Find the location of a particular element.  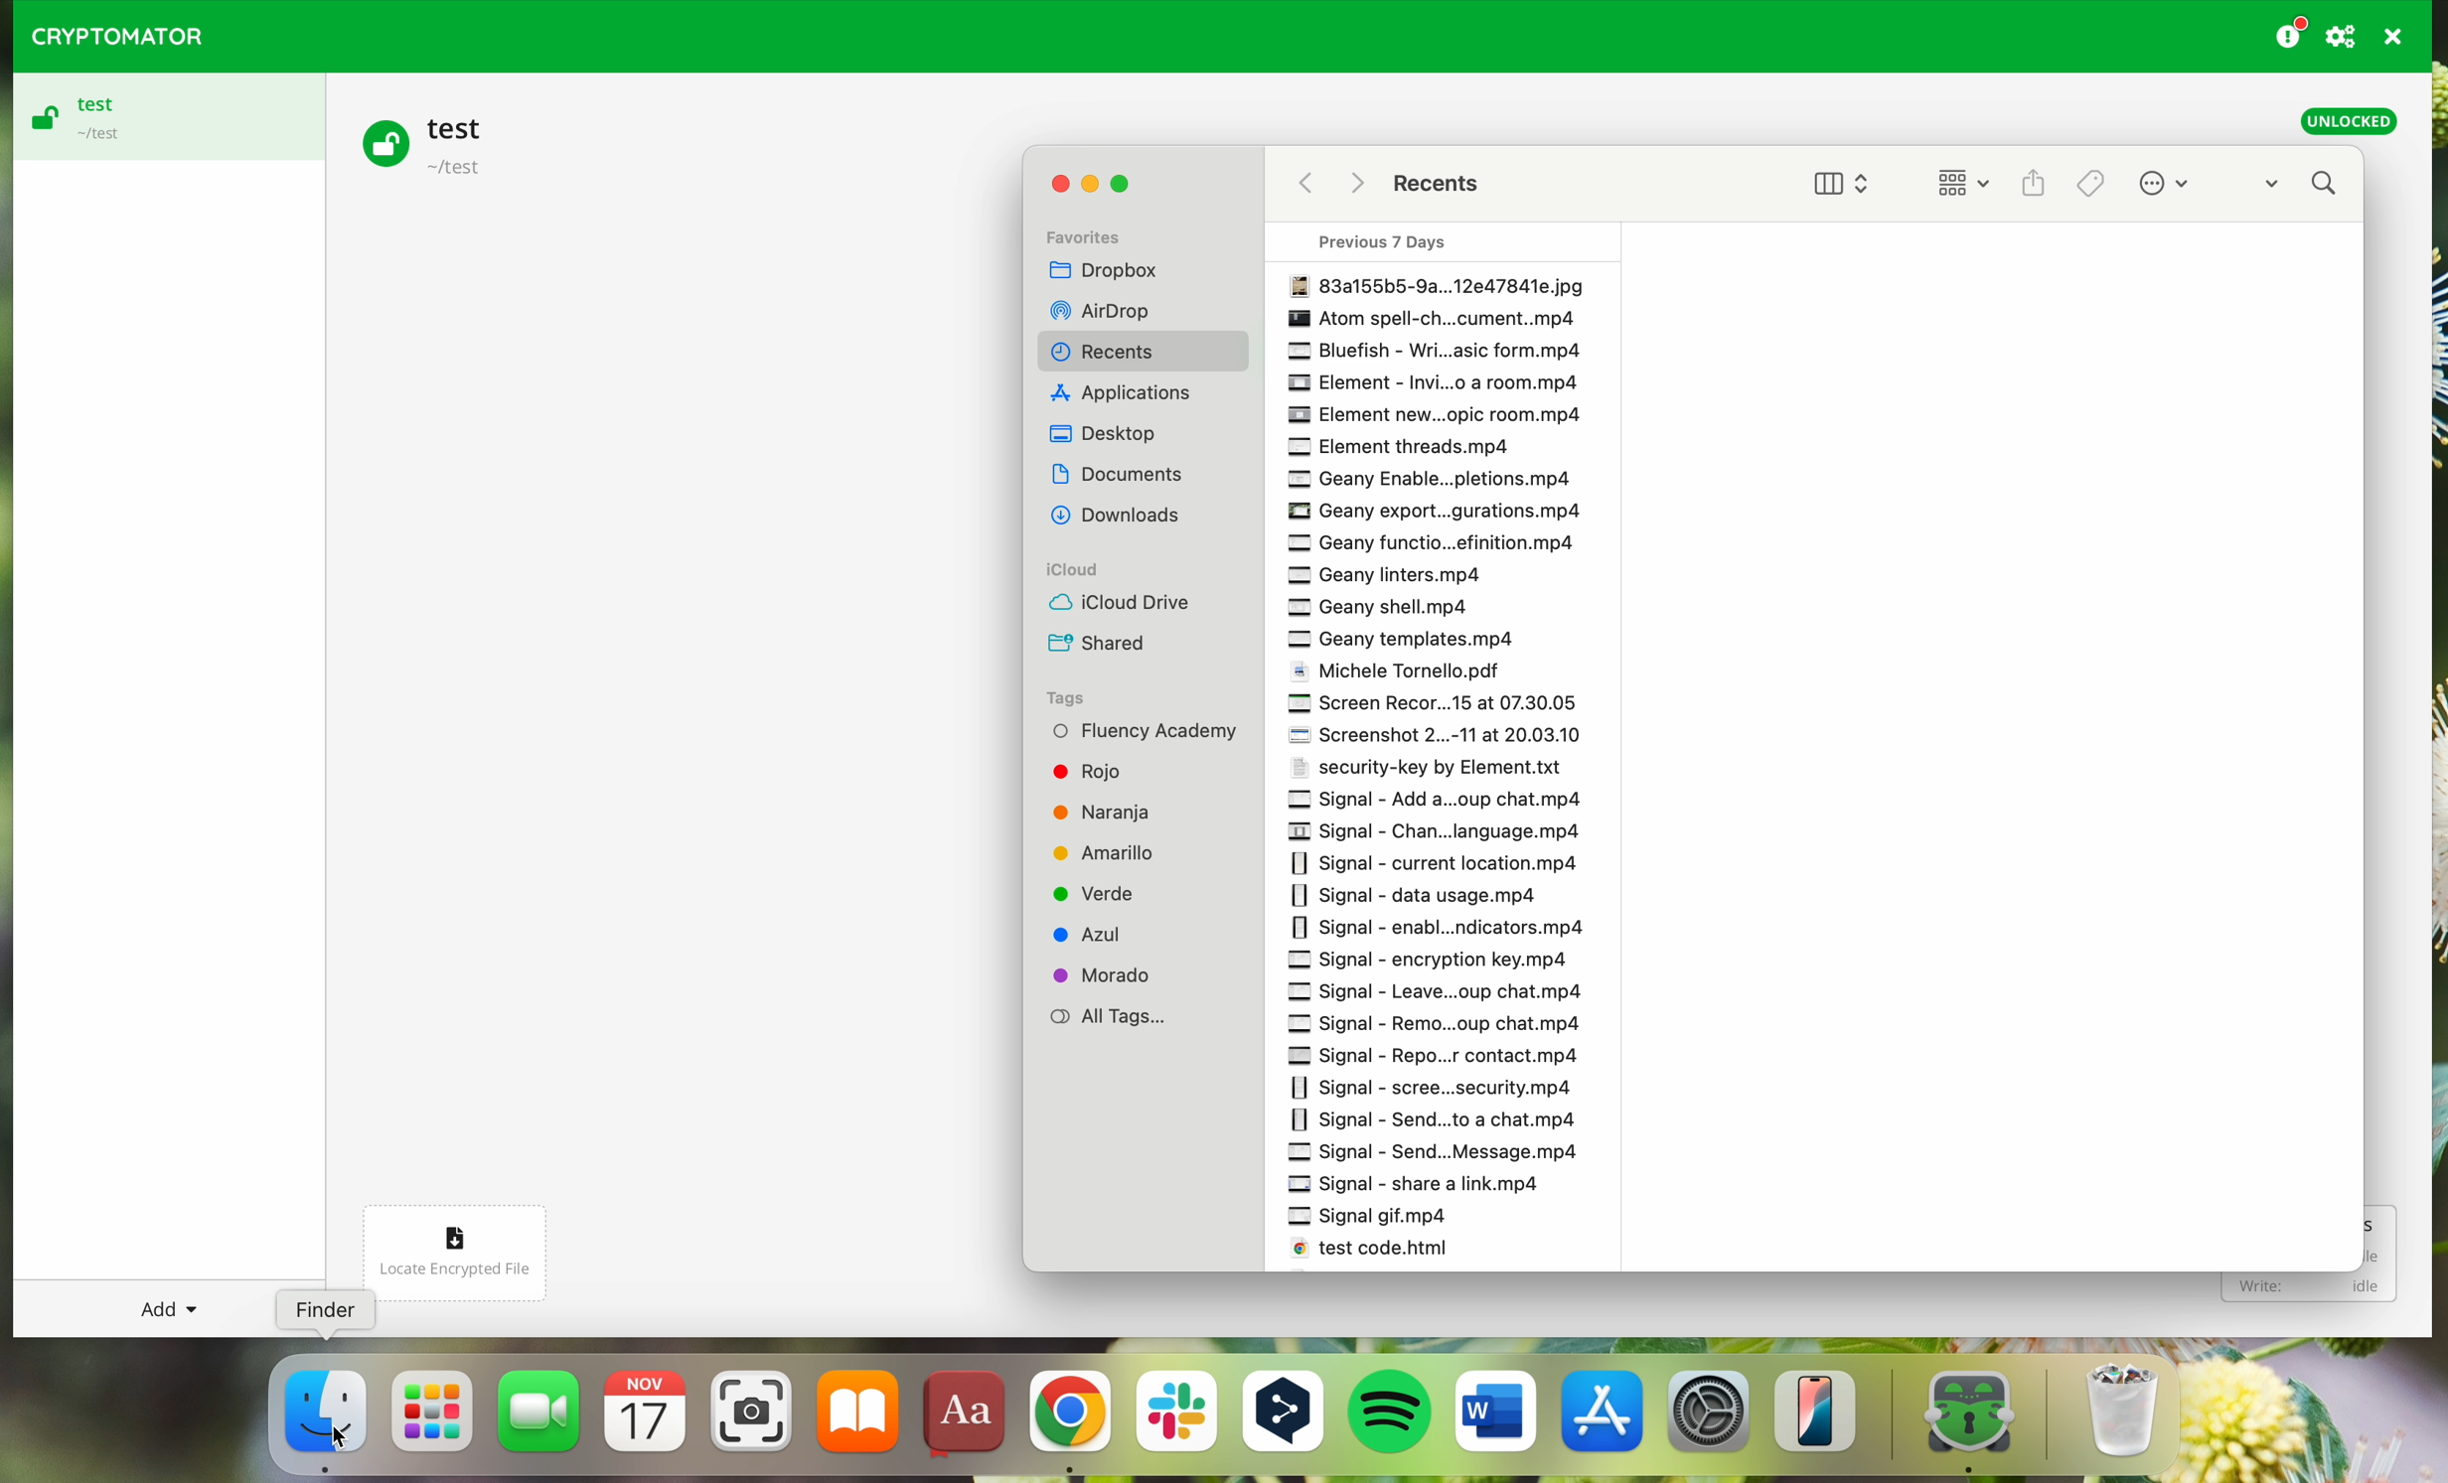

calendar is located at coordinates (649, 1419).